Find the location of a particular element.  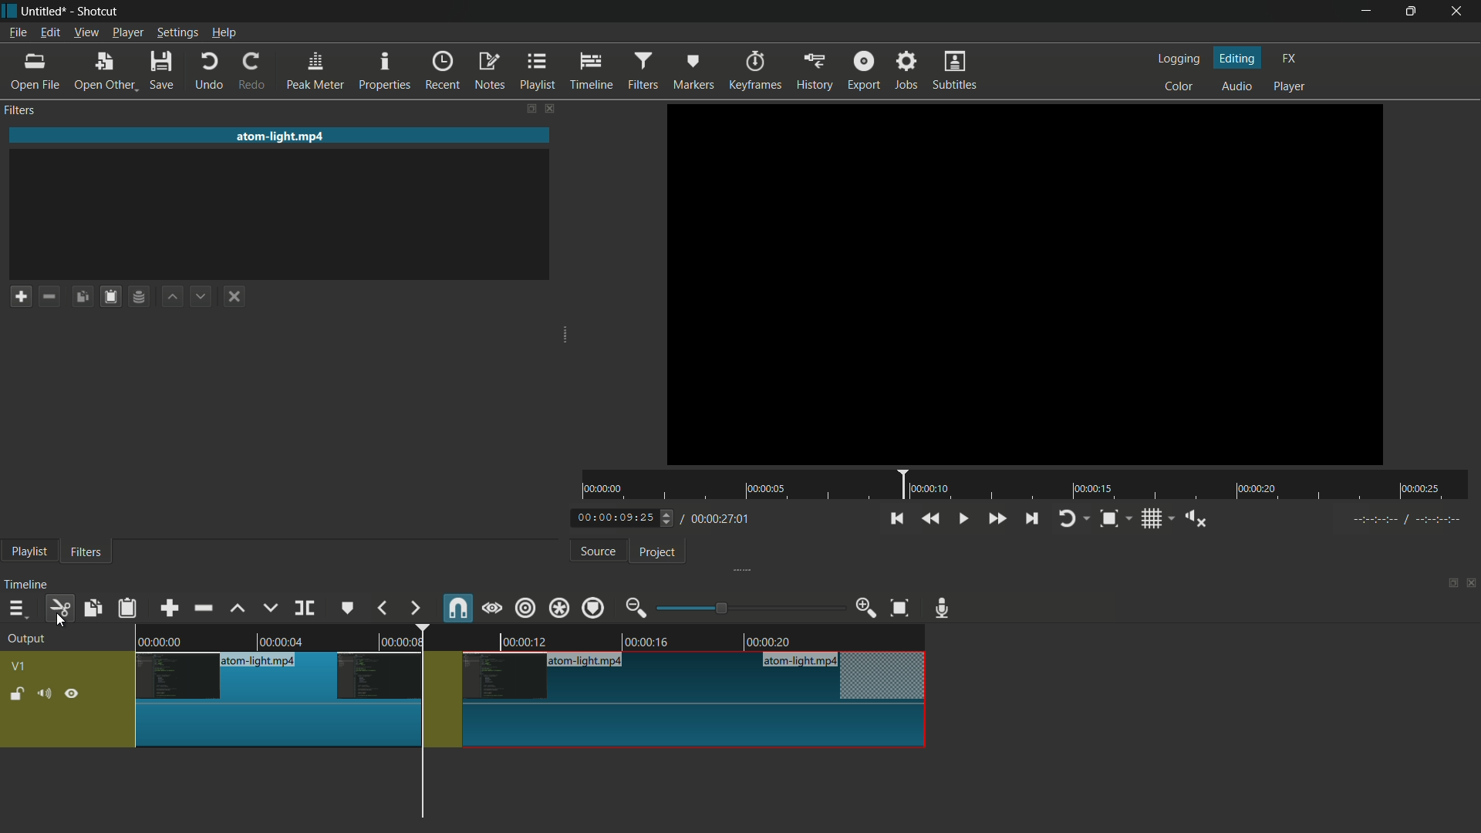

toggle play or pause is located at coordinates (961, 517).